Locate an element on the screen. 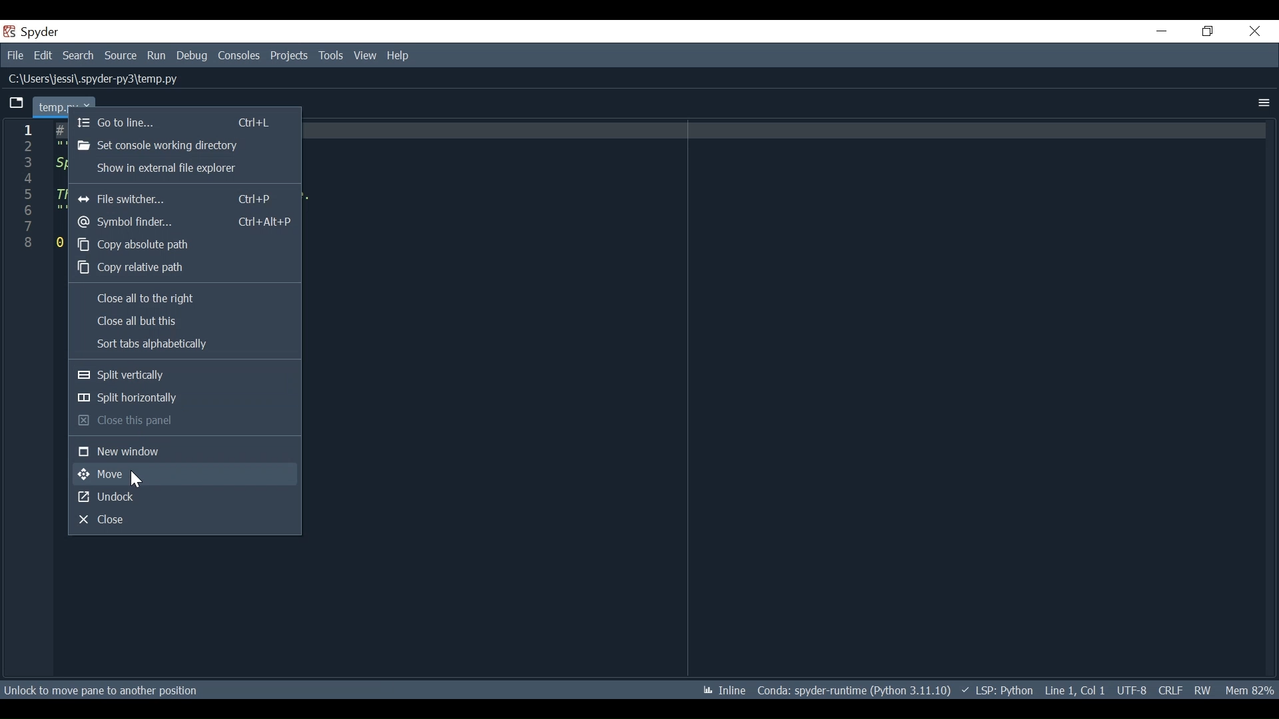 The height and width of the screenshot is (719, 1279). Search is located at coordinates (79, 57).